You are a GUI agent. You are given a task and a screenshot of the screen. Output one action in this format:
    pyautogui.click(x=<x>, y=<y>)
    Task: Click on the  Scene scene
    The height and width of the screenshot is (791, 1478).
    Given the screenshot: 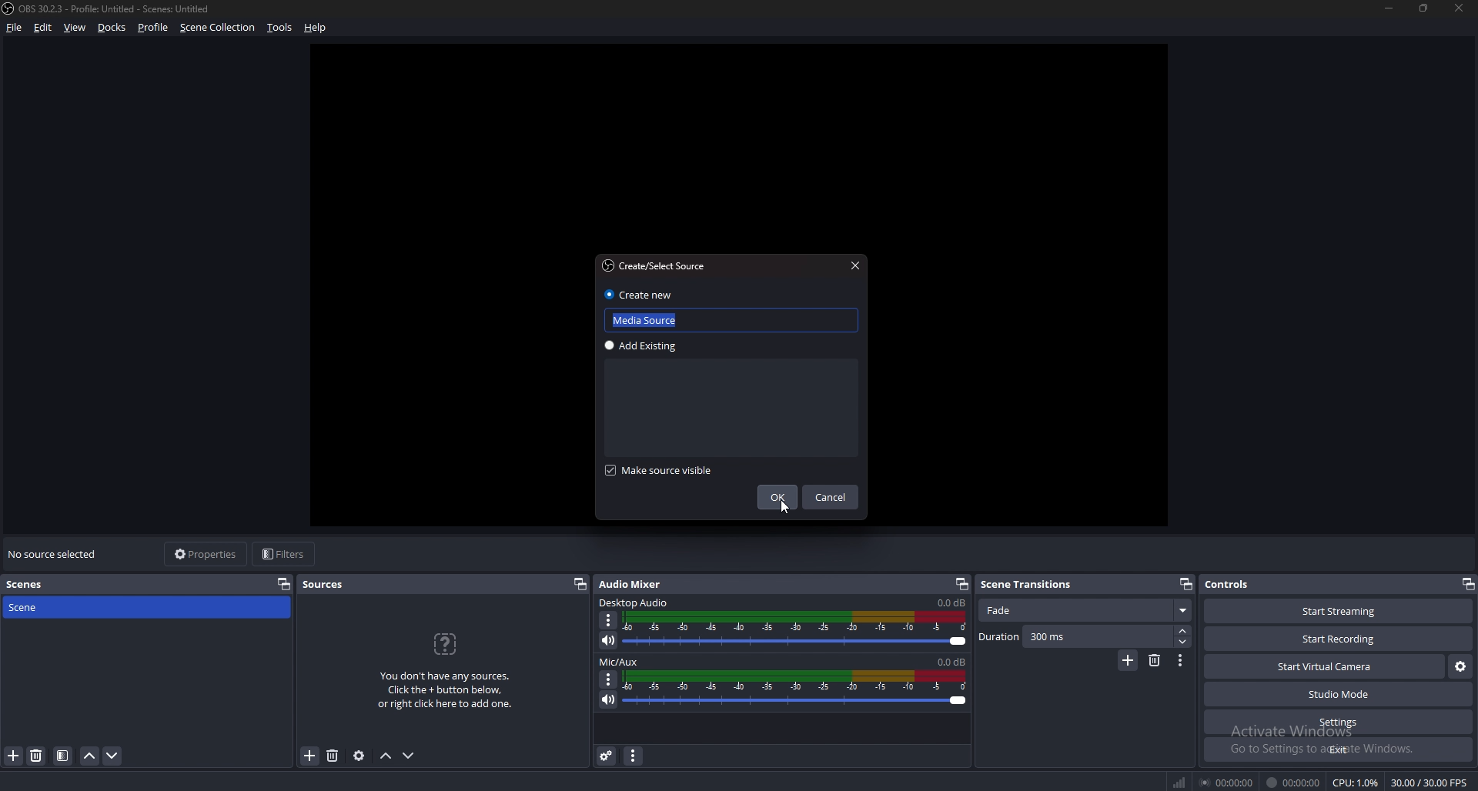 What is the action you would take?
    pyautogui.click(x=34, y=606)
    